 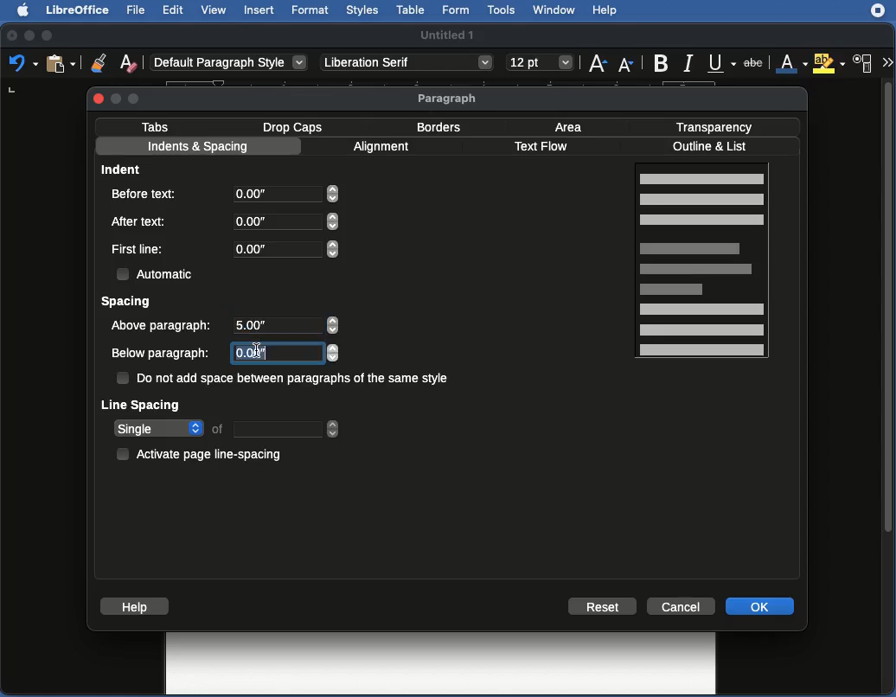 I want to click on Font size decrease, so click(x=628, y=65).